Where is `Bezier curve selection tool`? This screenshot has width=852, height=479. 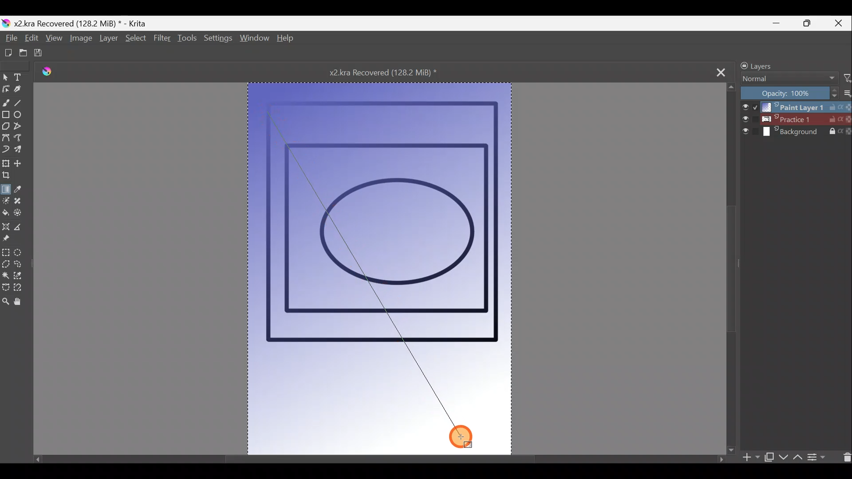 Bezier curve selection tool is located at coordinates (5, 288).